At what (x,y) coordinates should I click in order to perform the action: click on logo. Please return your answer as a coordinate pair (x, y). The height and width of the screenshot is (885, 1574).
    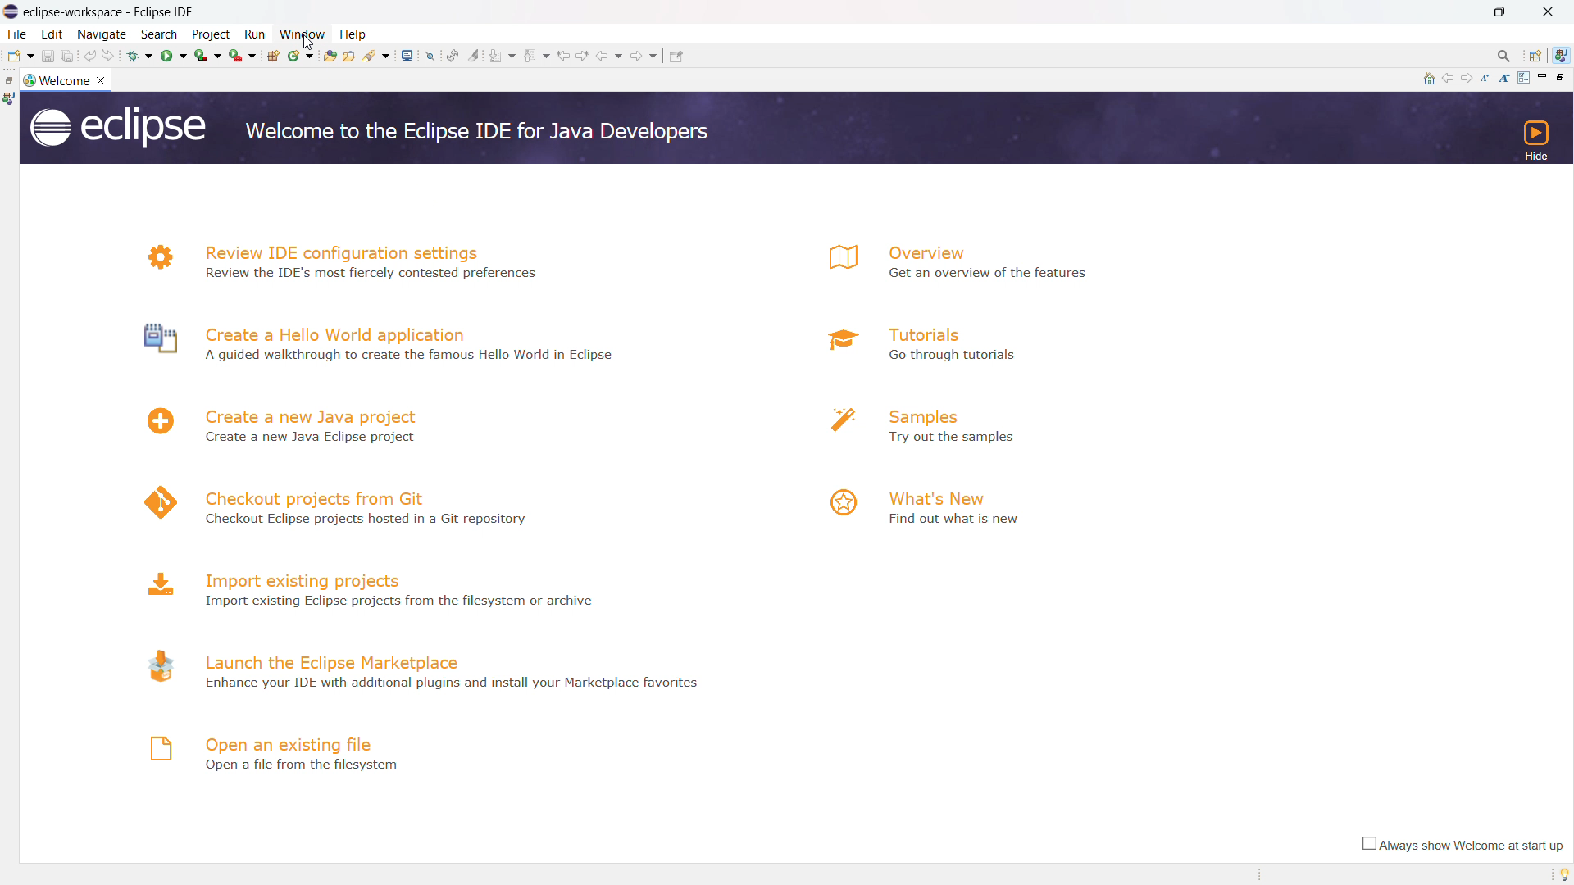
    Looking at the image, I should click on (156, 748).